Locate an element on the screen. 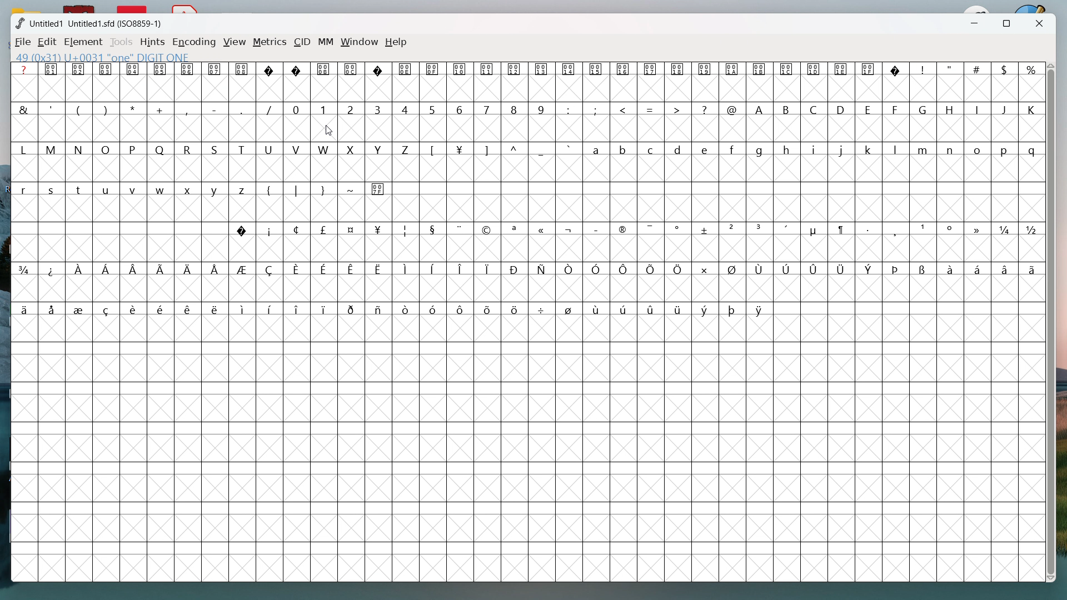 The width and height of the screenshot is (1067, 600). symbol is located at coordinates (598, 68).